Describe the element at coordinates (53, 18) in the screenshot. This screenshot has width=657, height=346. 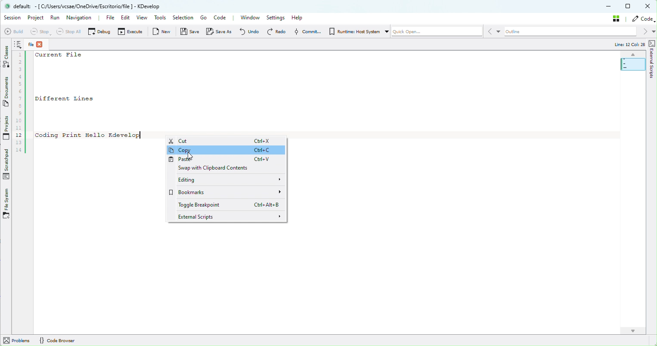
I see `Run` at that location.